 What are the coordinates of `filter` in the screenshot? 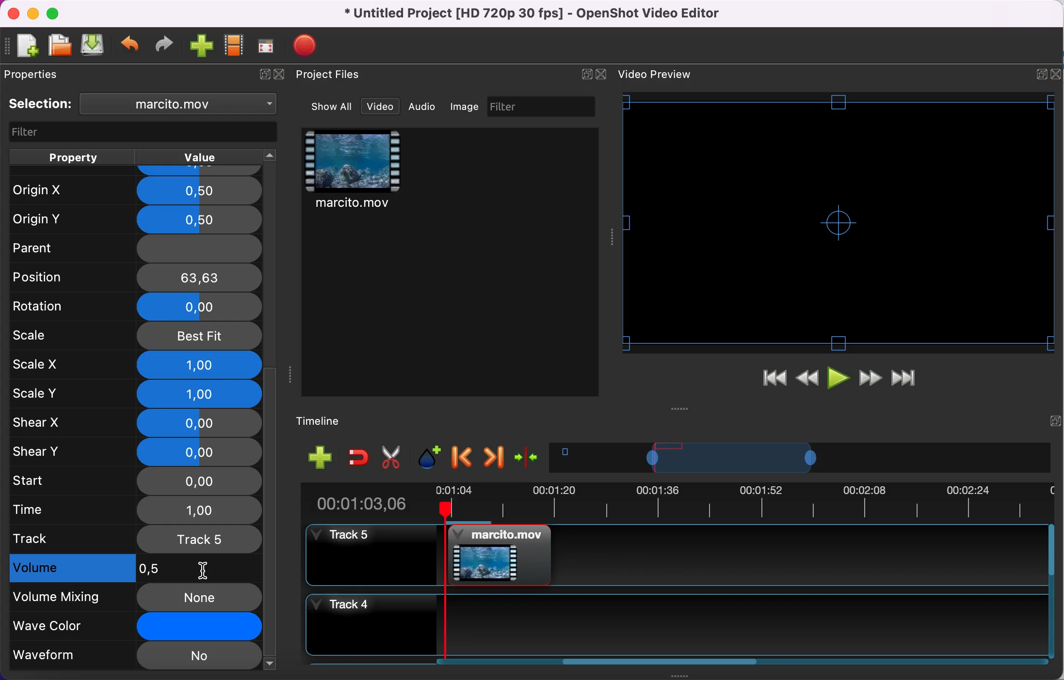 It's located at (543, 106).